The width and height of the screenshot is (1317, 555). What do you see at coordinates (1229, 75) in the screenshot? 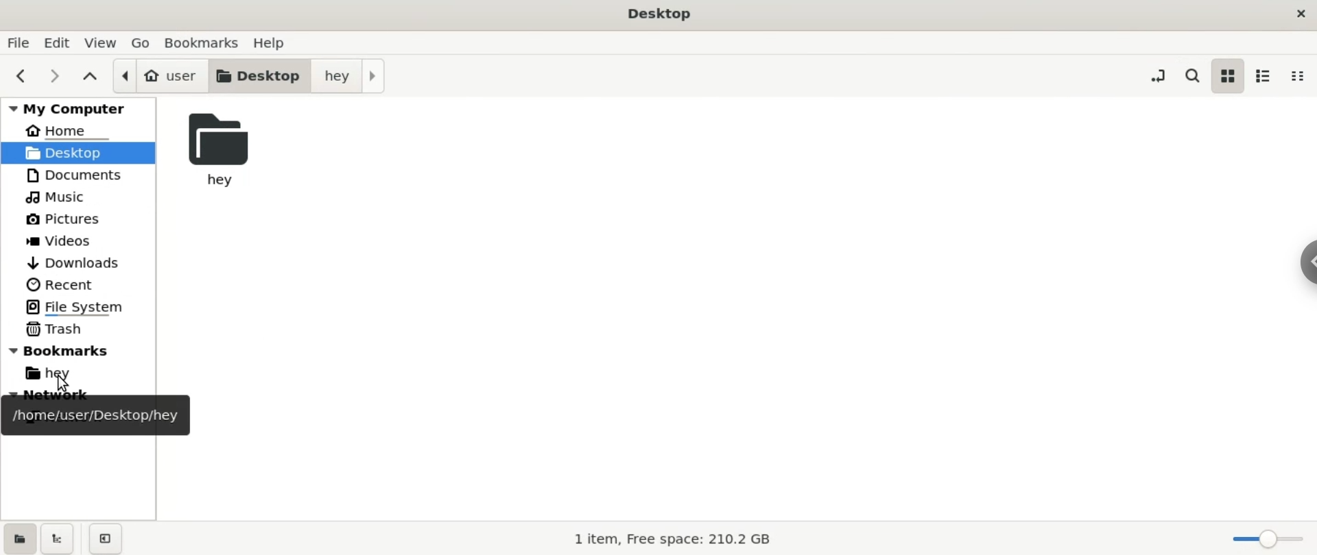
I see `icon view` at bounding box center [1229, 75].